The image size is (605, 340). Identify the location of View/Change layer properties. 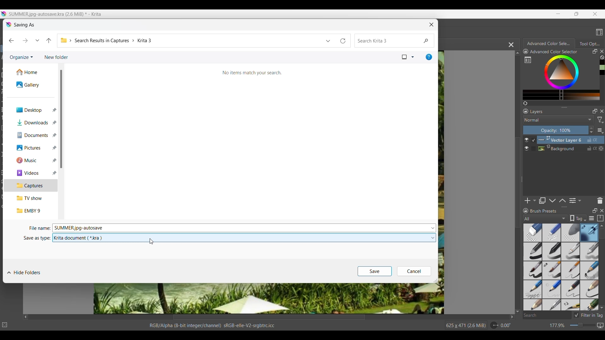
(575, 201).